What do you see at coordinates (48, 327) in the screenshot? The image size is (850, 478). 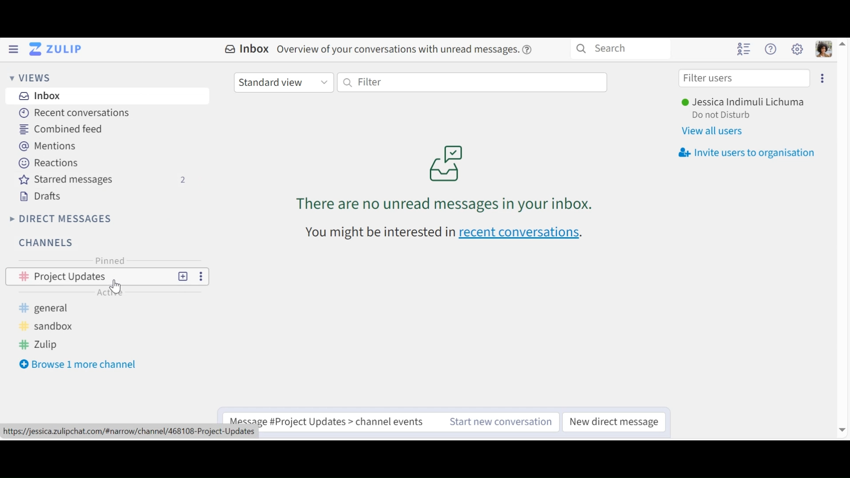 I see `sandbox` at bounding box center [48, 327].